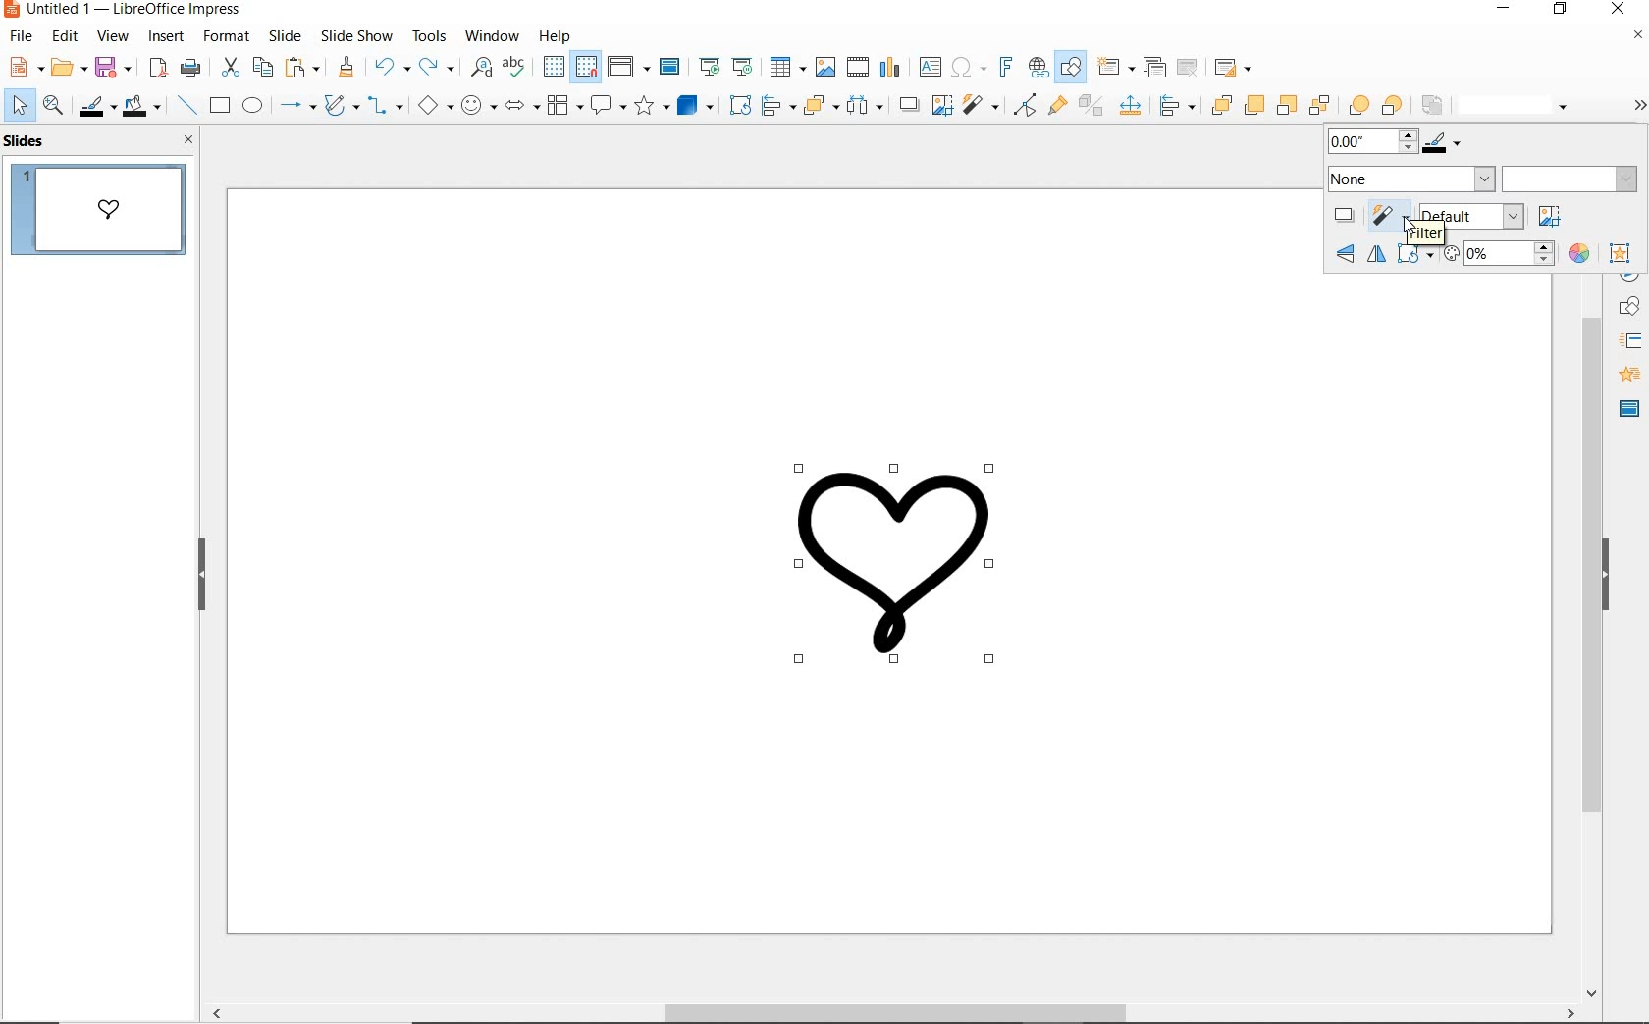 This screenshot has height=1024, width=1649. What do you see at coordinates (354, 35) in the screenshot?
I see `slide show` at bounding box center [354, 35].